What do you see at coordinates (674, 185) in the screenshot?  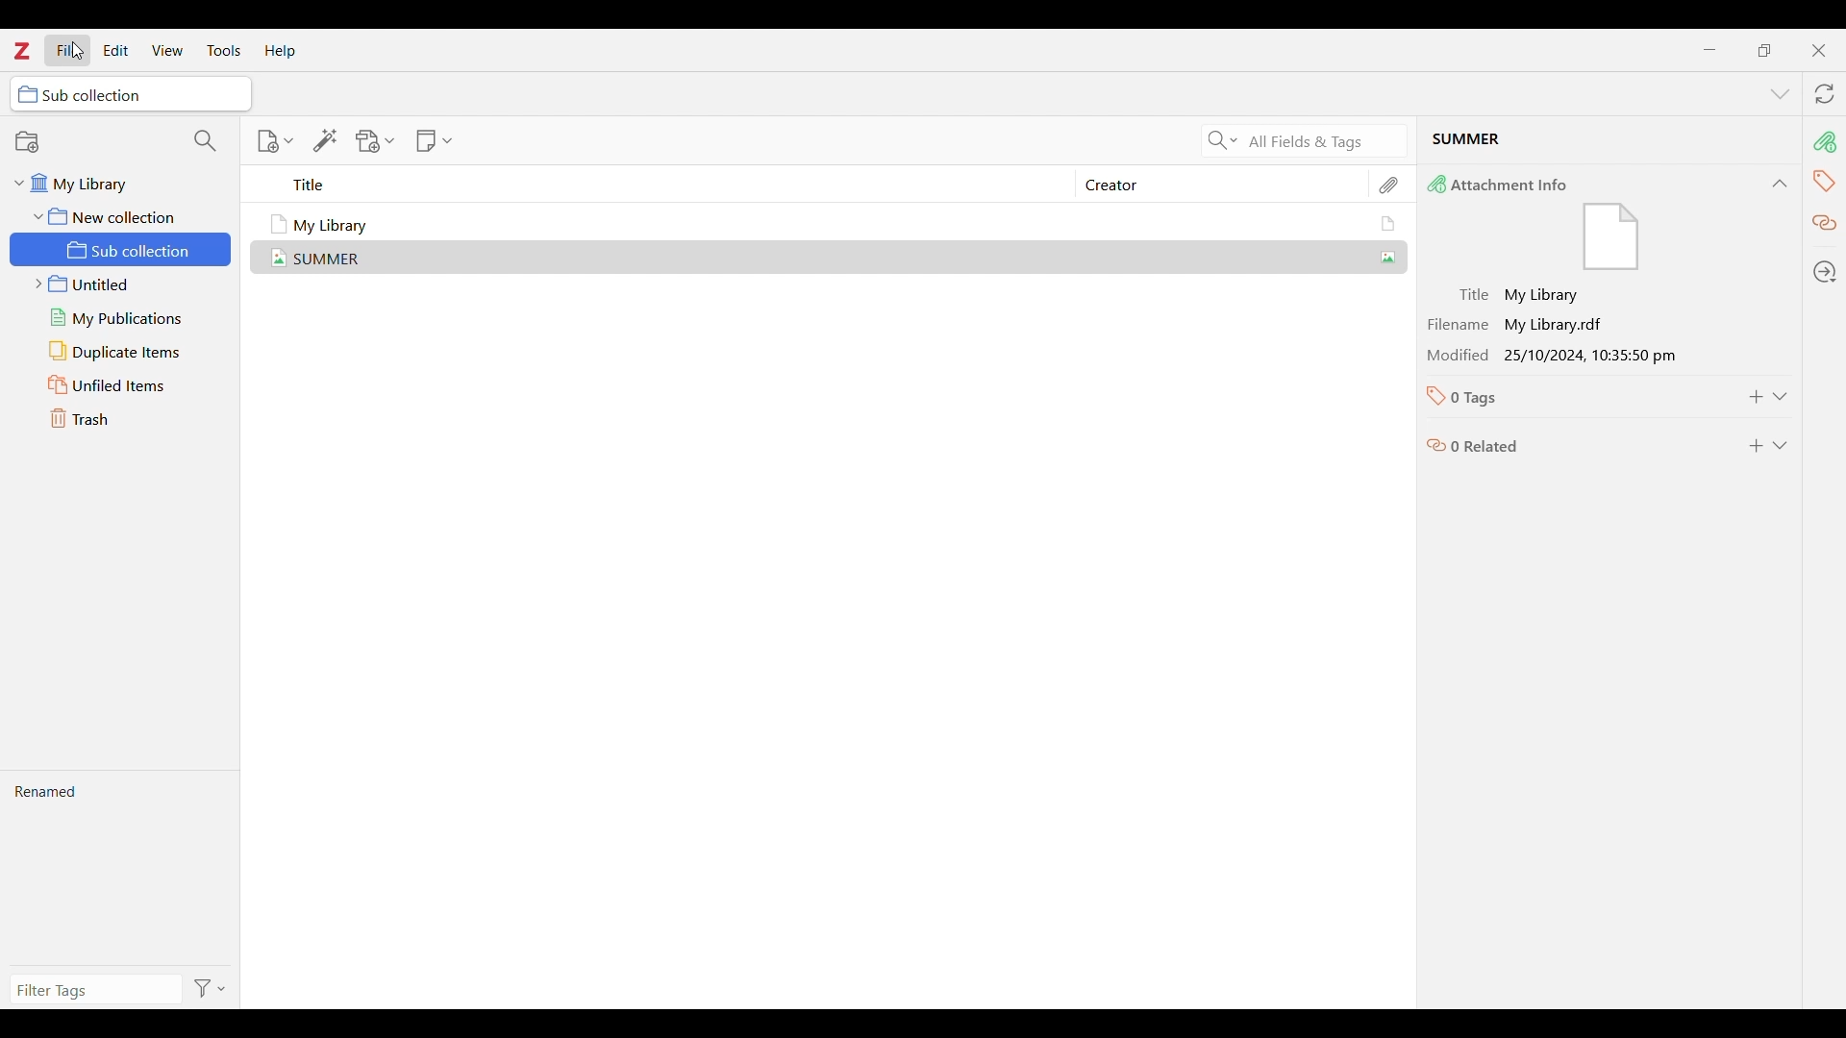 I see `Title ` at bounding box center [674, 185].